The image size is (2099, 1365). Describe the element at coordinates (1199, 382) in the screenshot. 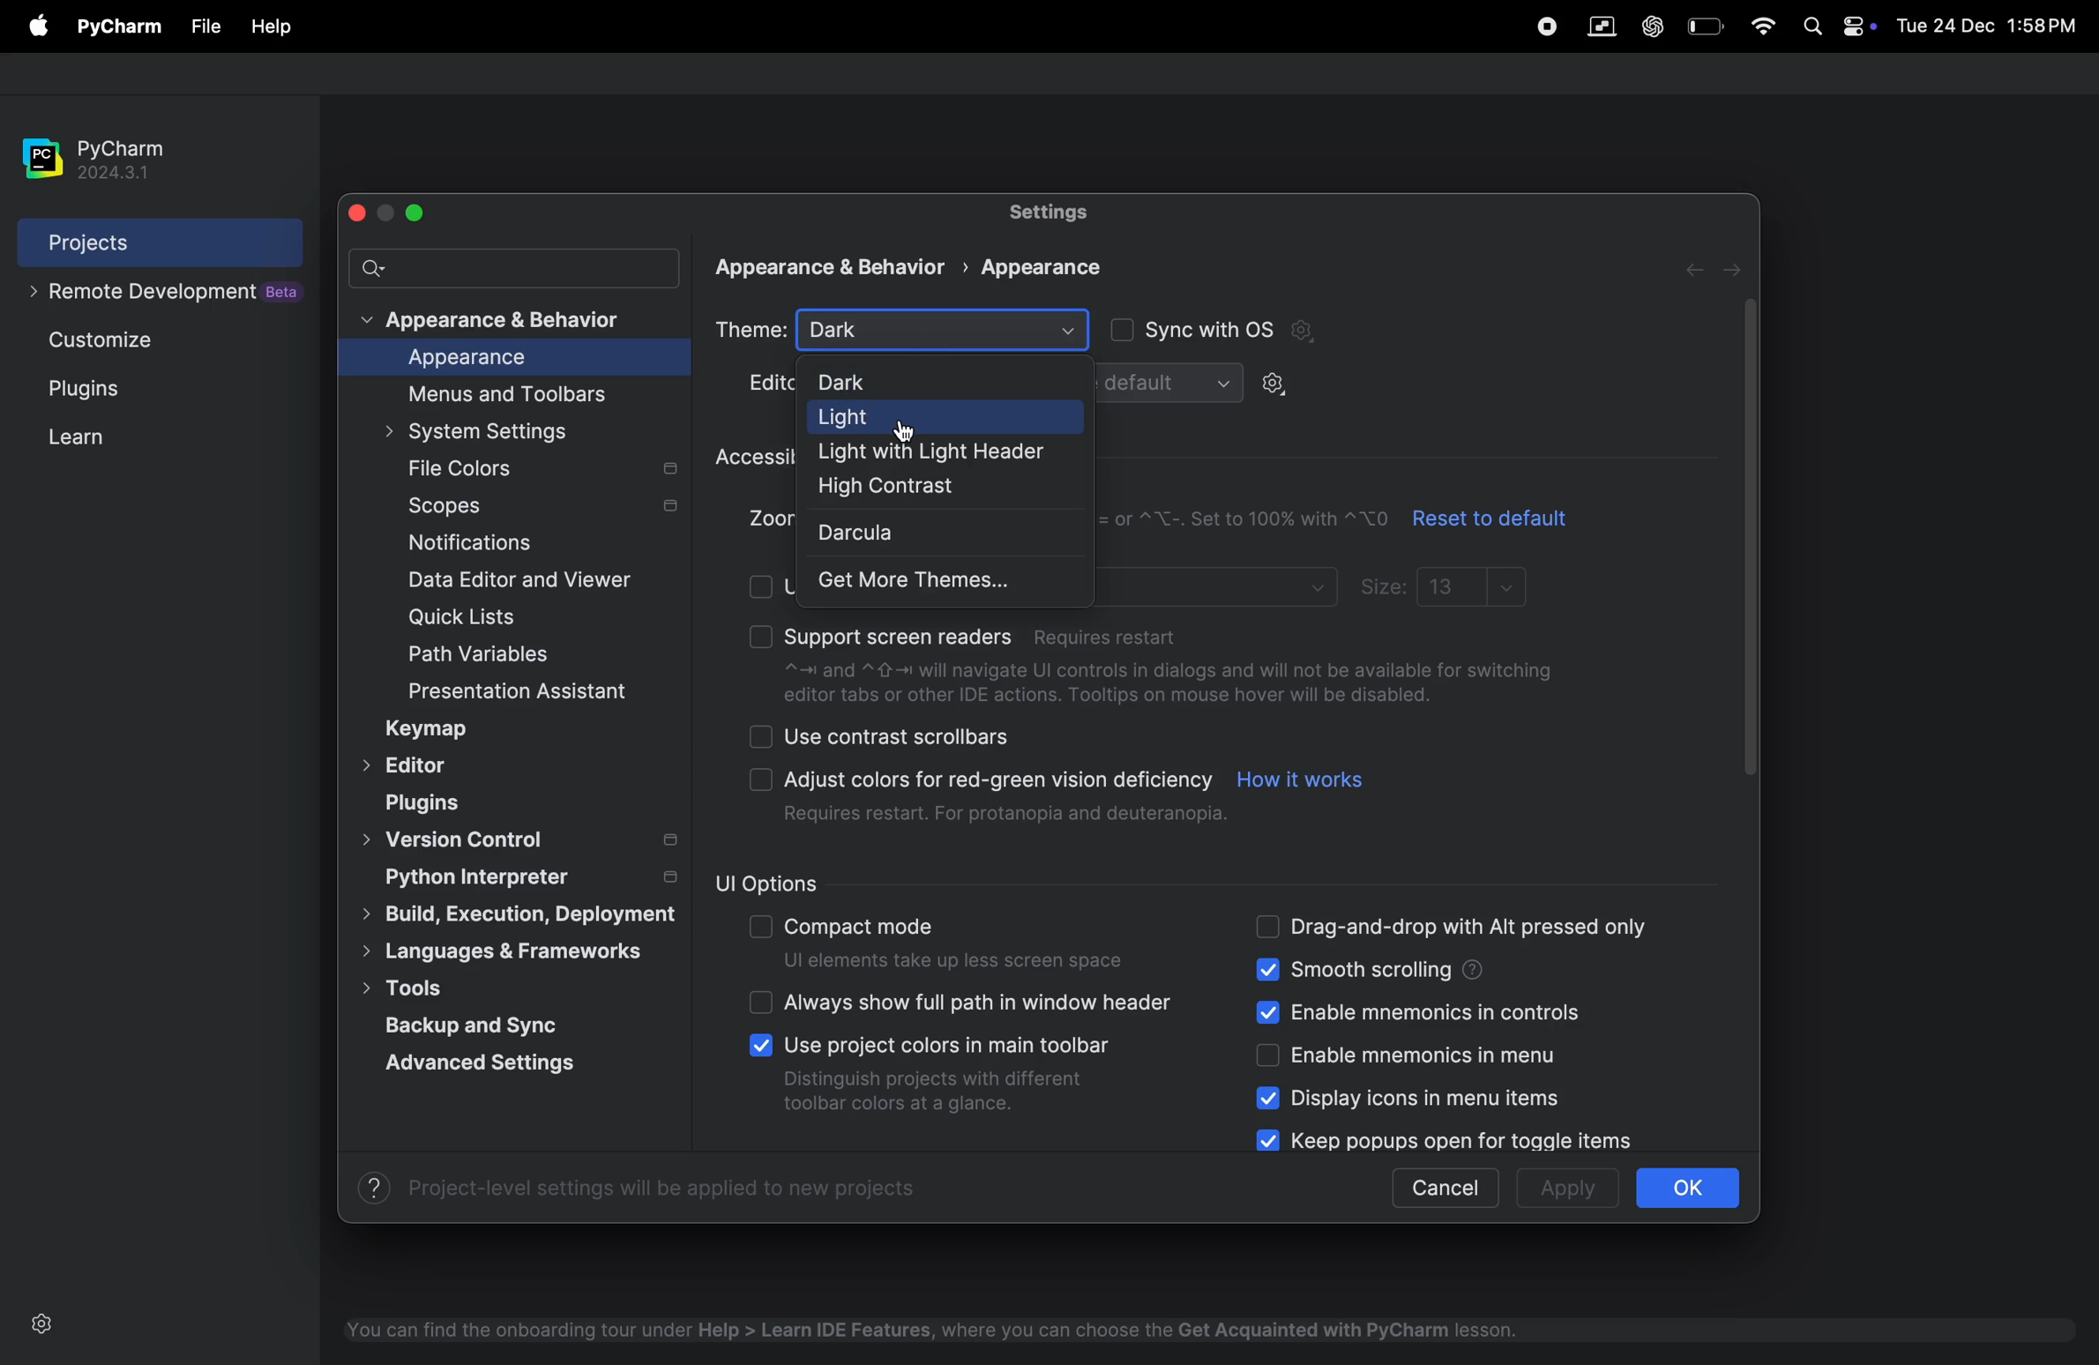

I see `default` at that location.